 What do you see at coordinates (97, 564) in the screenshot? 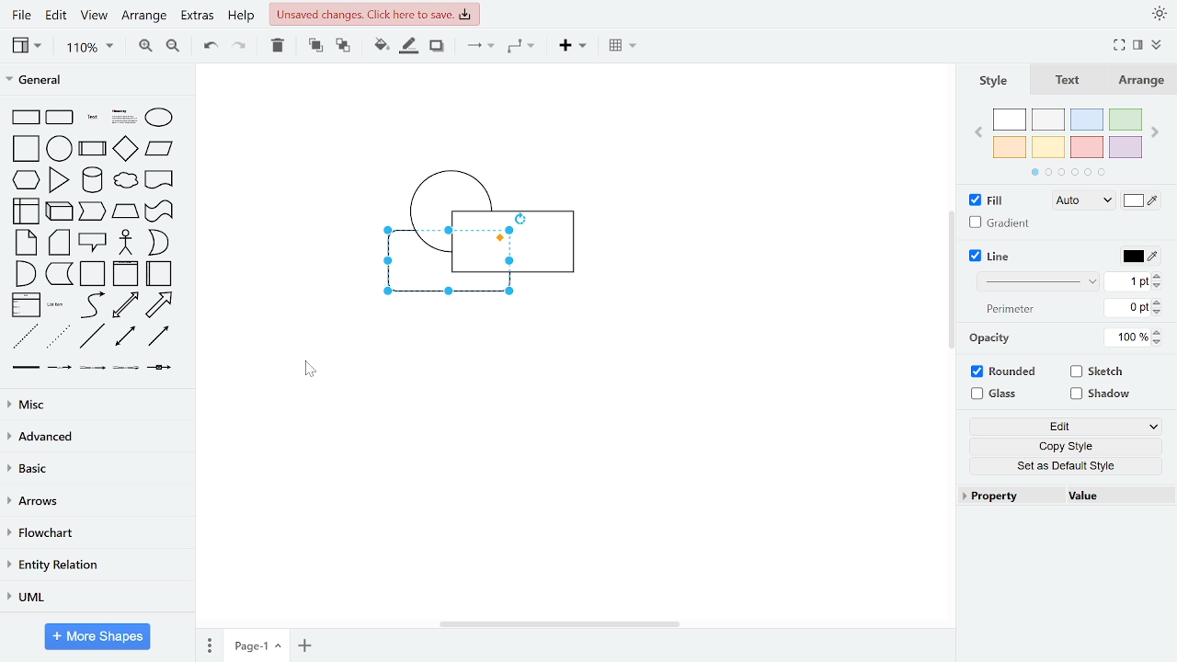
I see `entity relation` at bounding box center [97, 564].